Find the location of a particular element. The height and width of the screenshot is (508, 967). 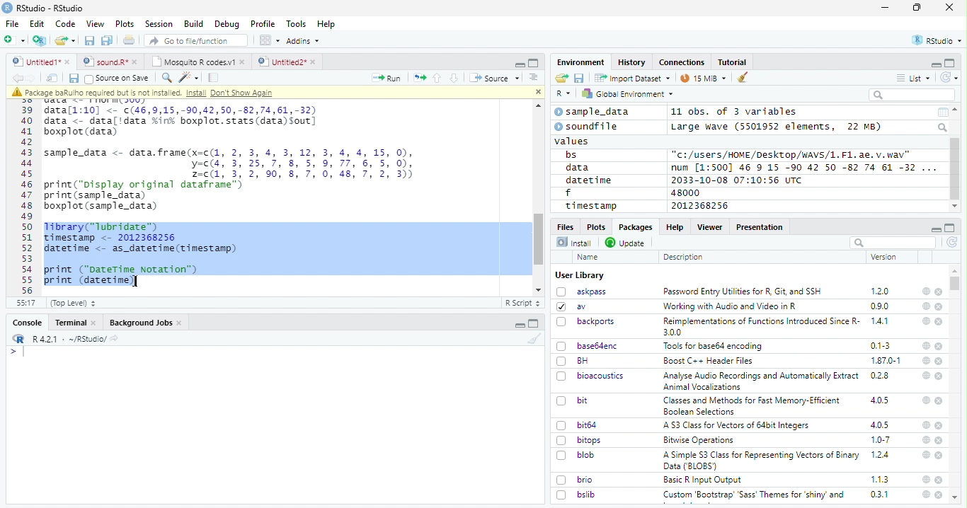

bioacoustics is located at coordinates (590, 376).